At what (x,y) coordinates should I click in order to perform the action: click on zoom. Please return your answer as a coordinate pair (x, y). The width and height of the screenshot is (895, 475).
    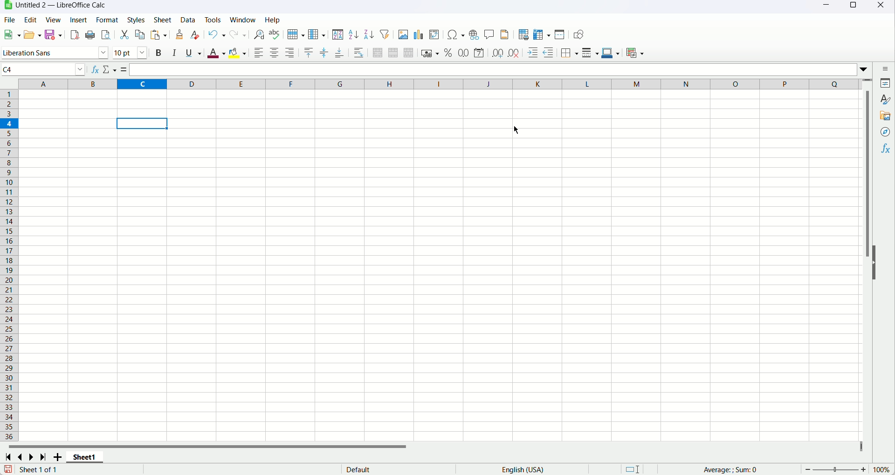
    Looking at the image, I should click on (834, 469).